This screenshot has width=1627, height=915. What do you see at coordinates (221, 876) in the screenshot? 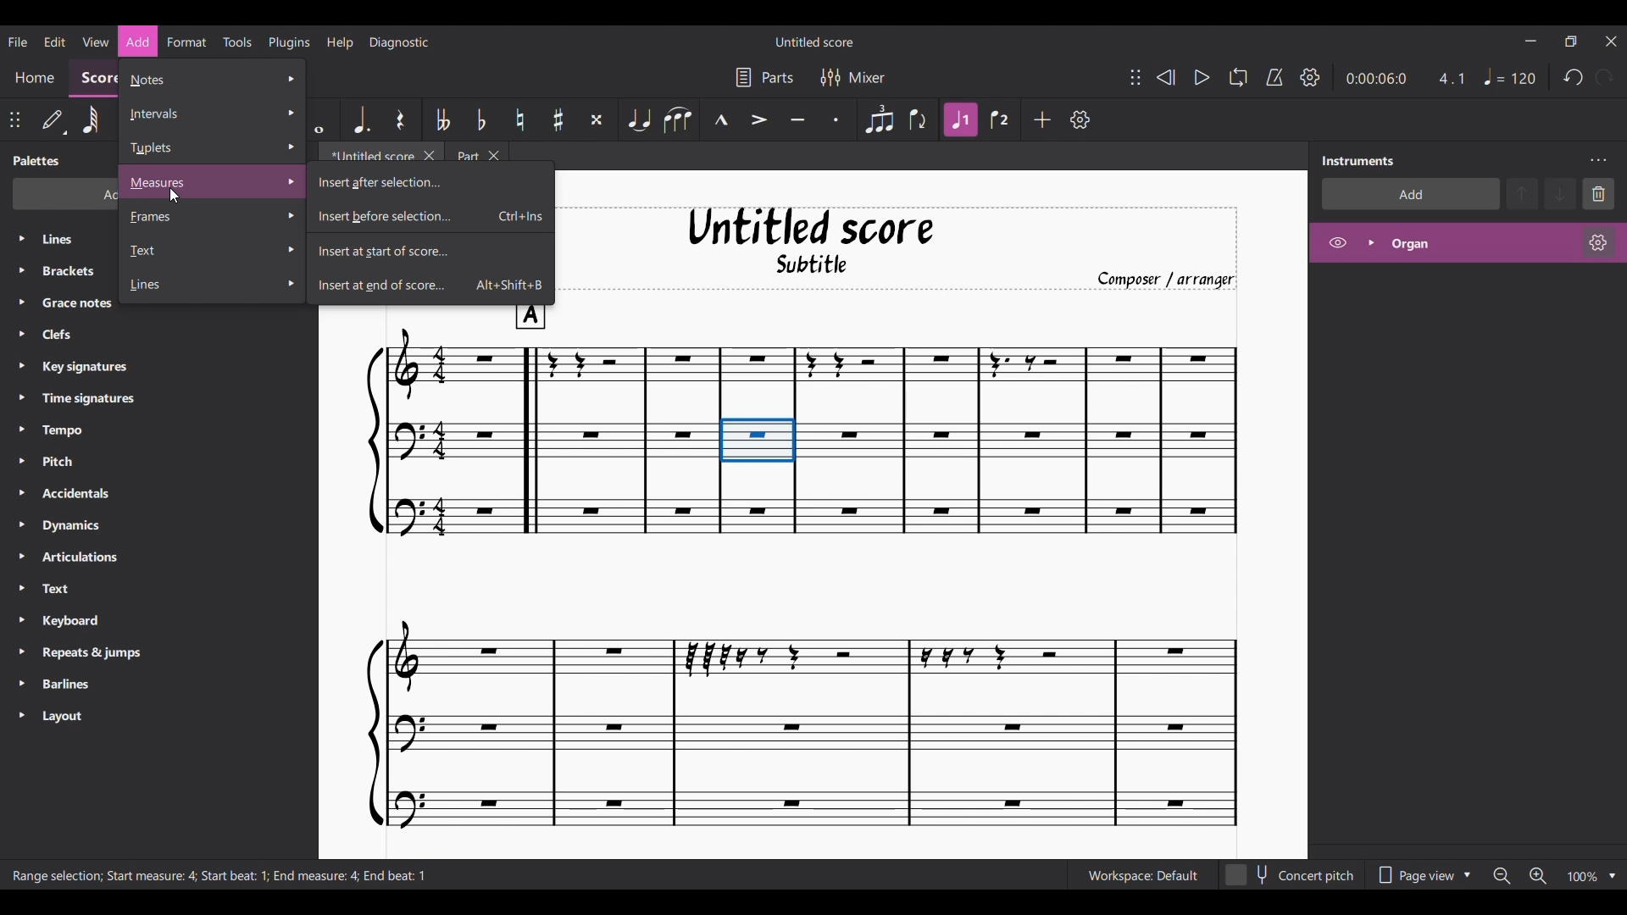
I see `Description of current selection` at bounding box center [221, 876].